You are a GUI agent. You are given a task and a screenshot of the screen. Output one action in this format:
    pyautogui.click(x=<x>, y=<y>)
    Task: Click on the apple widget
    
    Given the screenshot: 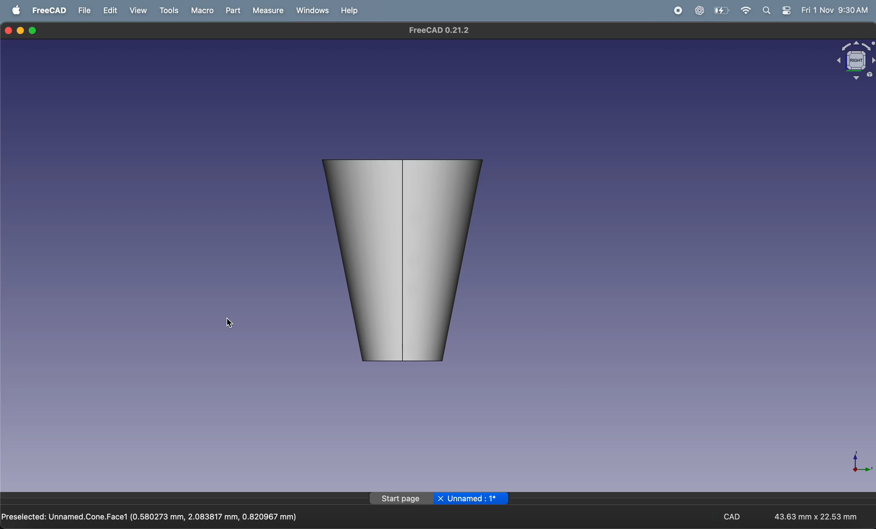 What is the action you would take?
    pyautogui.click(x=788, y=10)
    